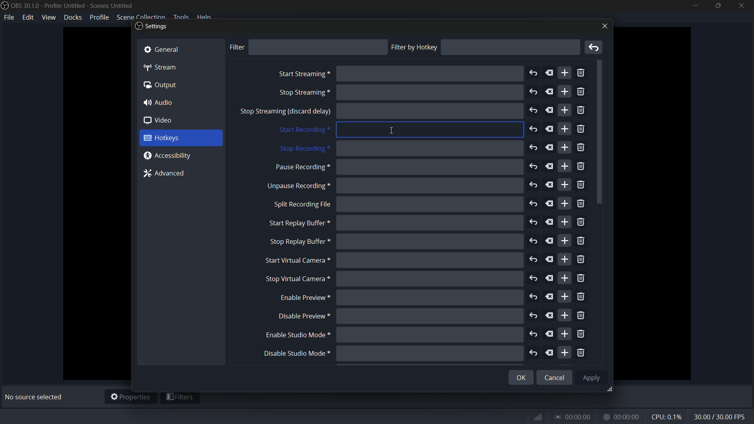 The width and height of the screenshot is (754, 424). I want to click on close, so click(603, 26).